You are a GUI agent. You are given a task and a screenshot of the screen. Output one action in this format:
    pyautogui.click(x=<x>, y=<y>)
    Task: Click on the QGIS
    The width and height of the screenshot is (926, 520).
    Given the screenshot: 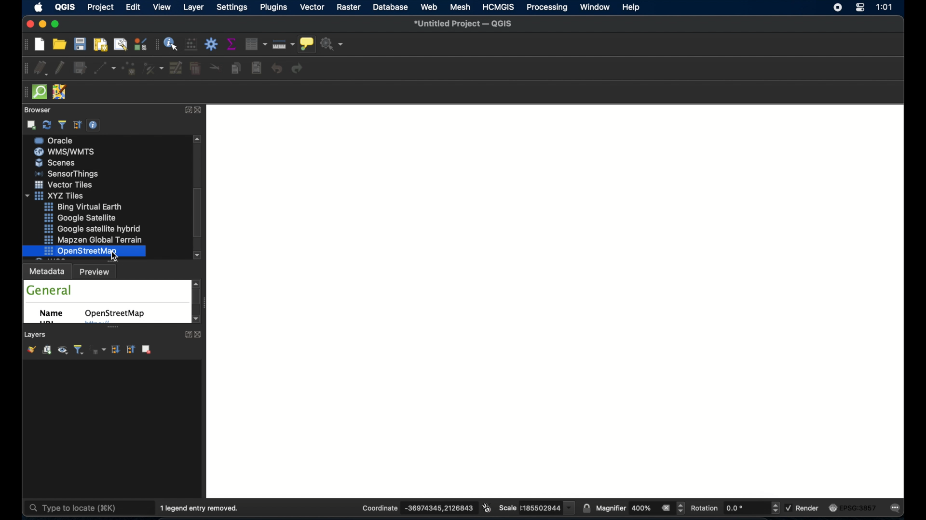 What is the action you would take?
    pyautogui.click(x=65, y=7)
    